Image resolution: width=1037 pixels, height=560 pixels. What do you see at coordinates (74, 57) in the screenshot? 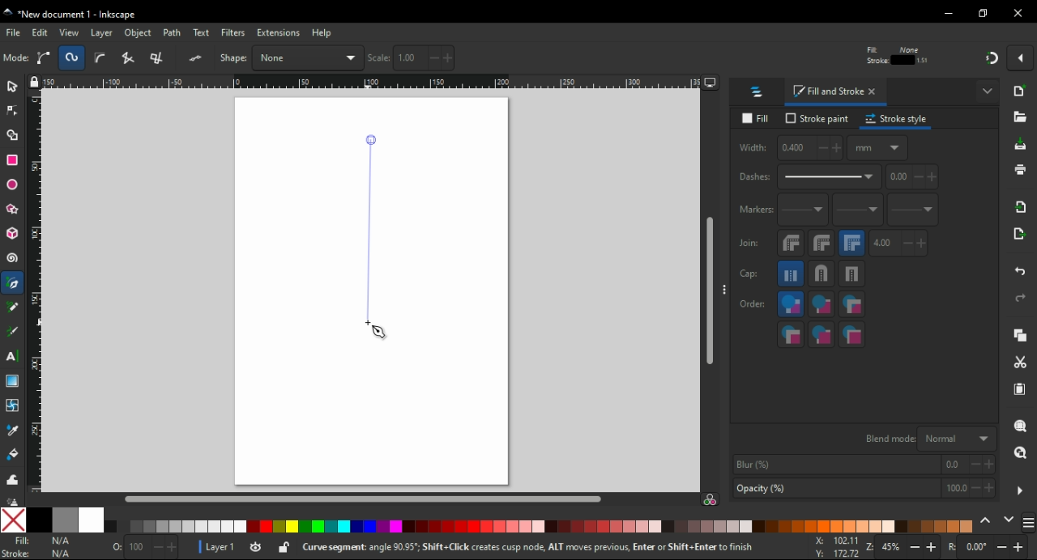
I see `deselect` at bounding box center [74, 57].